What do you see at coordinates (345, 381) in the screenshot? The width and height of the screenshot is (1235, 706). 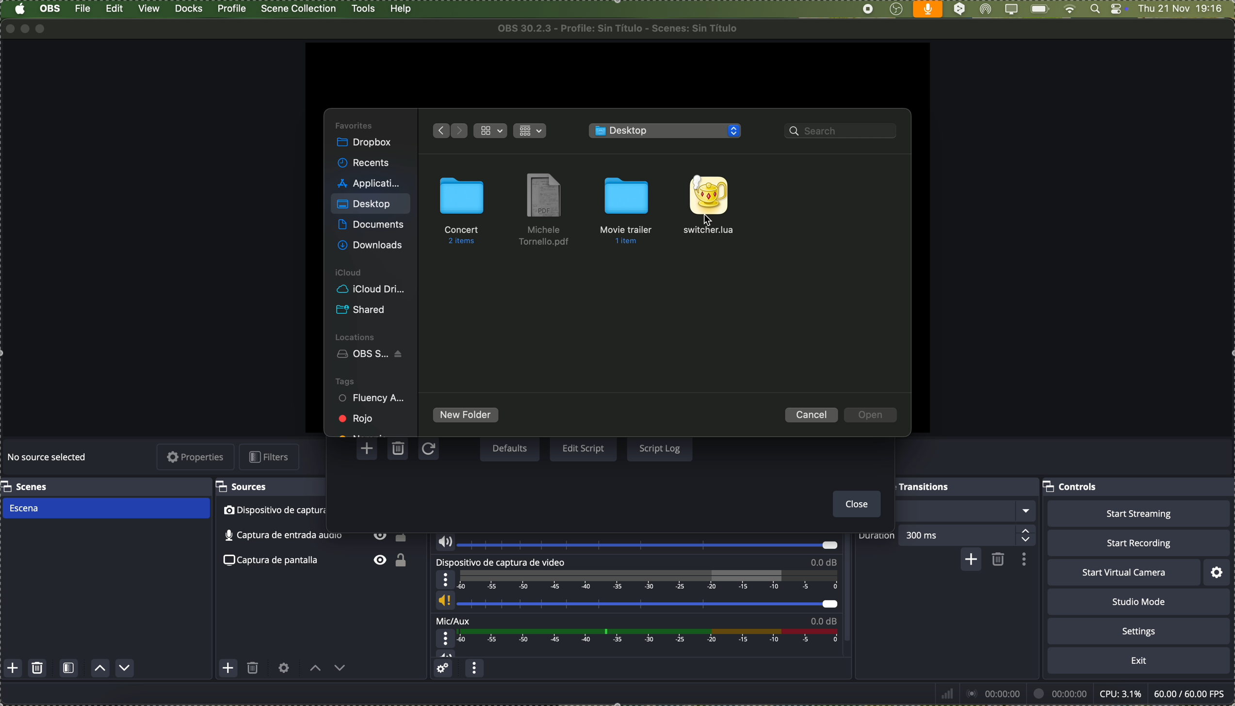 I see `tags` at bounding box center [345, 381].